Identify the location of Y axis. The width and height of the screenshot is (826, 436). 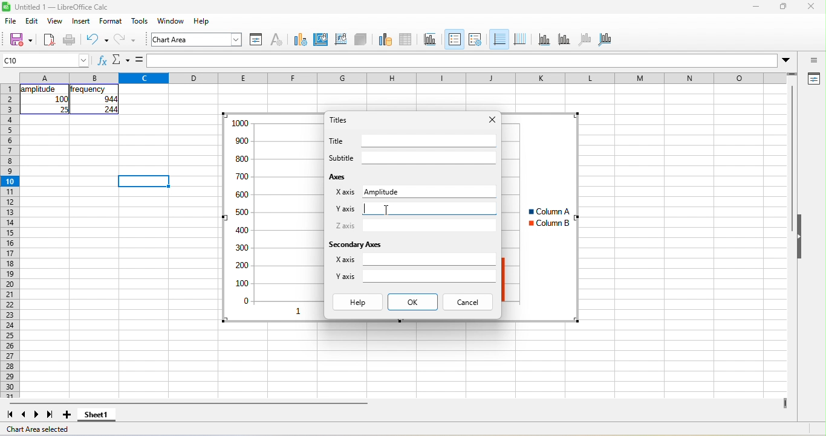
(345, 209).